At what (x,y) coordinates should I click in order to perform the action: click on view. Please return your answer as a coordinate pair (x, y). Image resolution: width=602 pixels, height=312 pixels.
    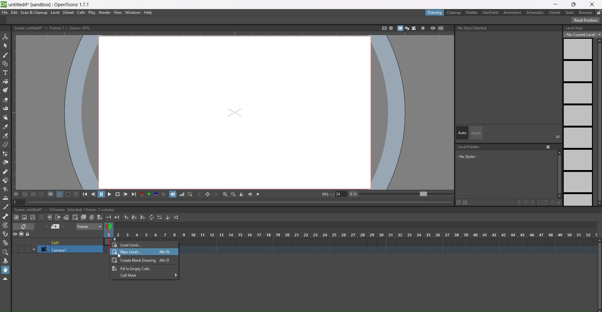
    Looking at the image, I should click on (118, 13).